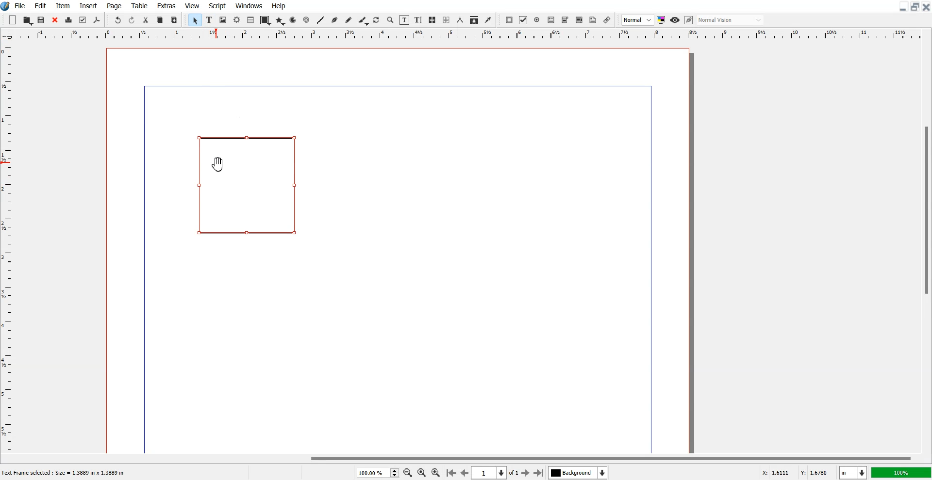 The width and height of the screenshot is (932, 480). What do you see at coordinates (451, 472) in the screenshot?
I see `Go to First Page` at bounding box center [451, 472].